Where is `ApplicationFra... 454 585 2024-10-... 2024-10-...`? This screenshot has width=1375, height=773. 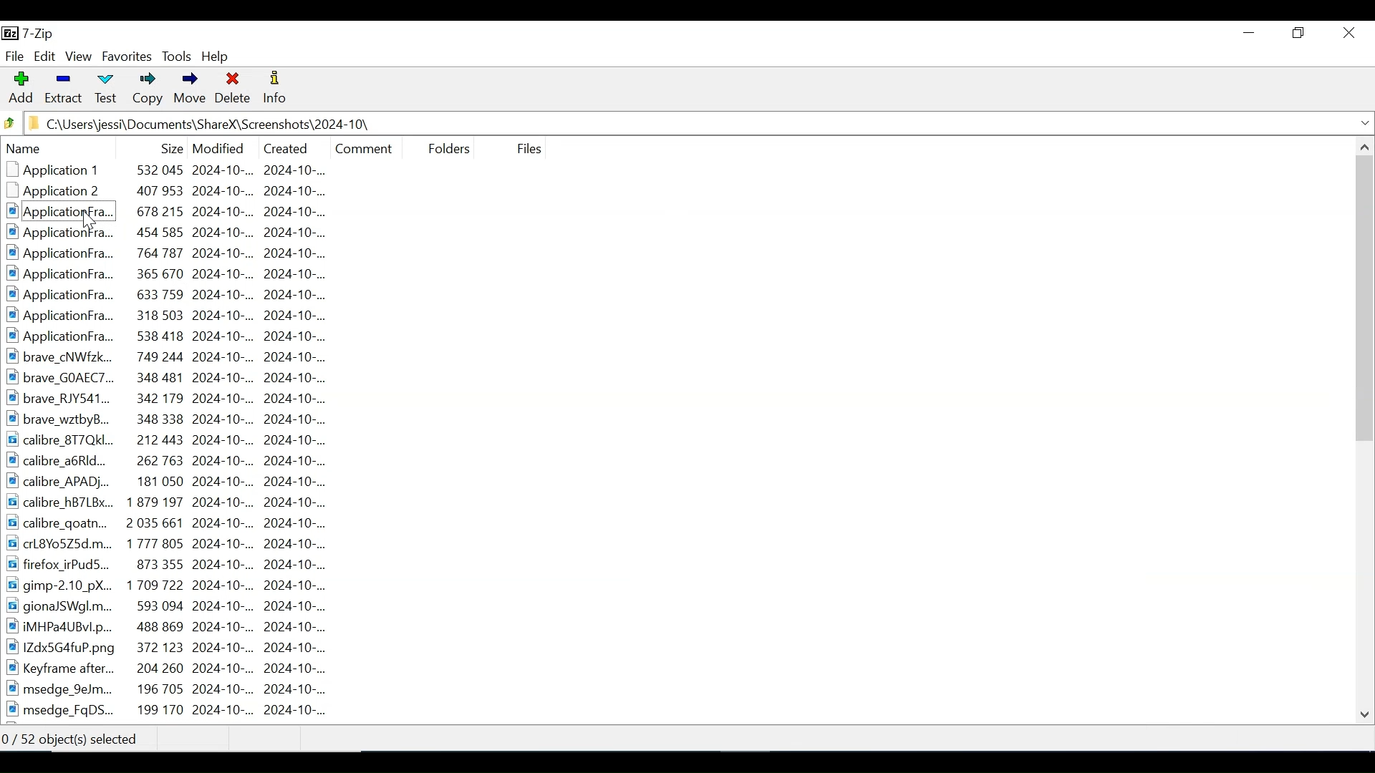 ApplicationFra... 454 585 2024-10-... 2024-10-... is located at coordinates (178, 233).